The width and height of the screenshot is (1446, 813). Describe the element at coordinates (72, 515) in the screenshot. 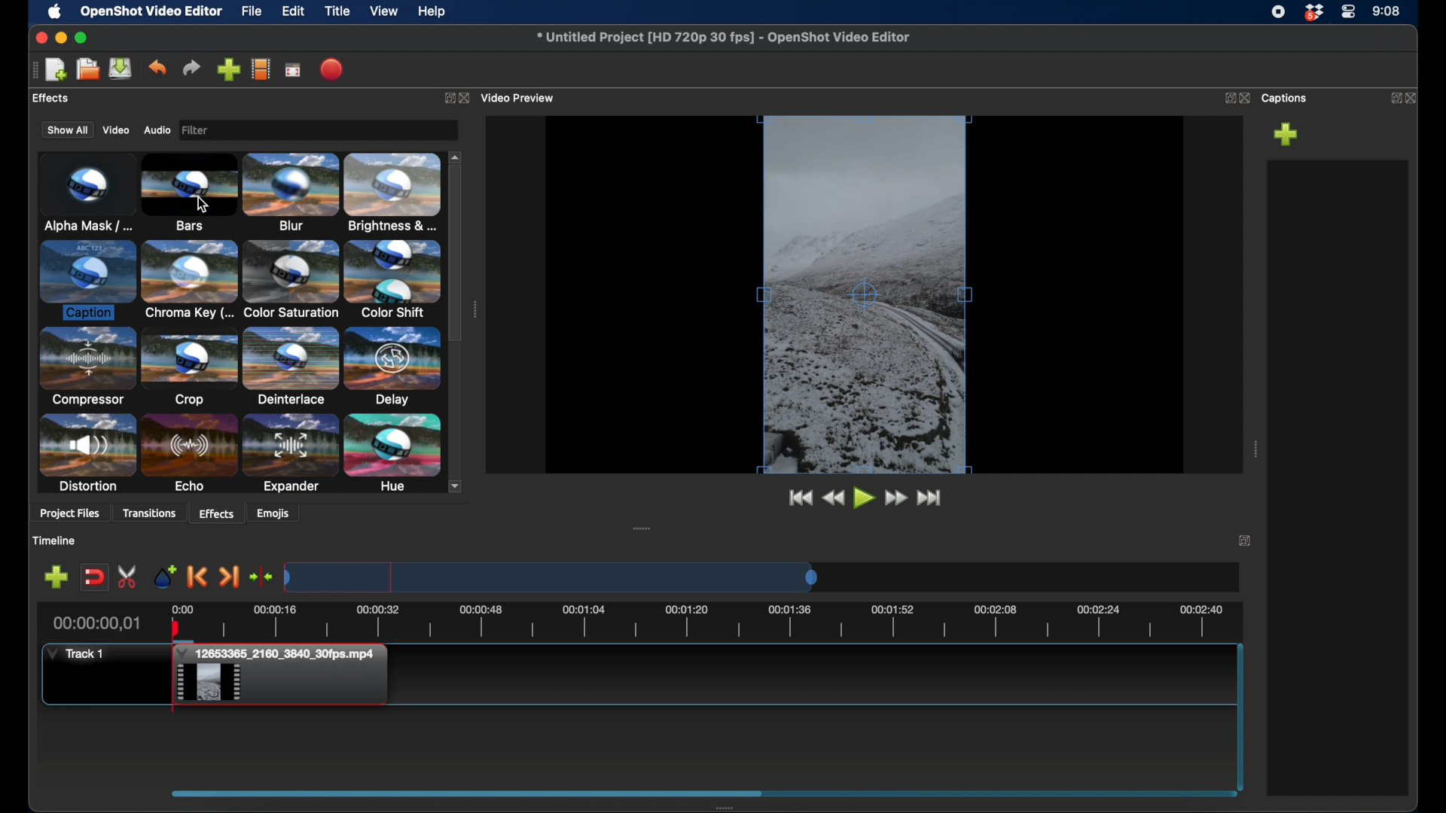

I see `project files` at that location.